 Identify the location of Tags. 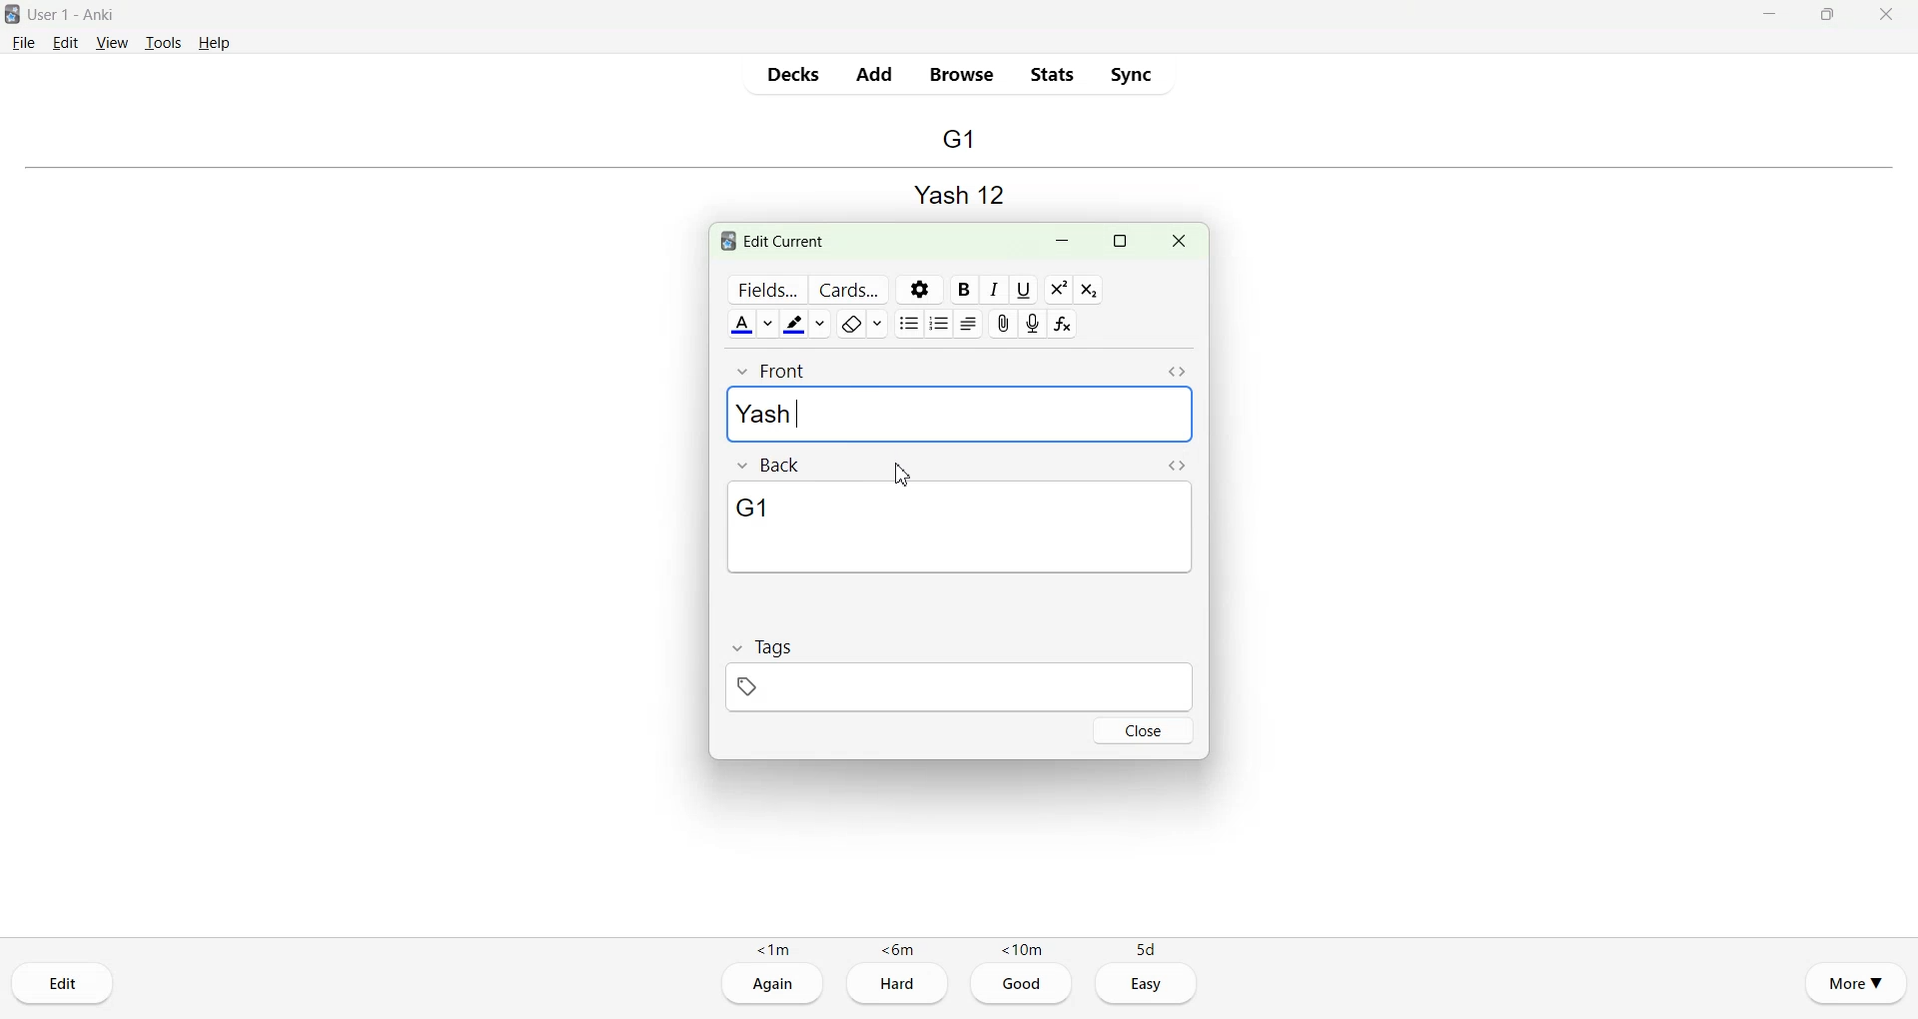
(761, 646).